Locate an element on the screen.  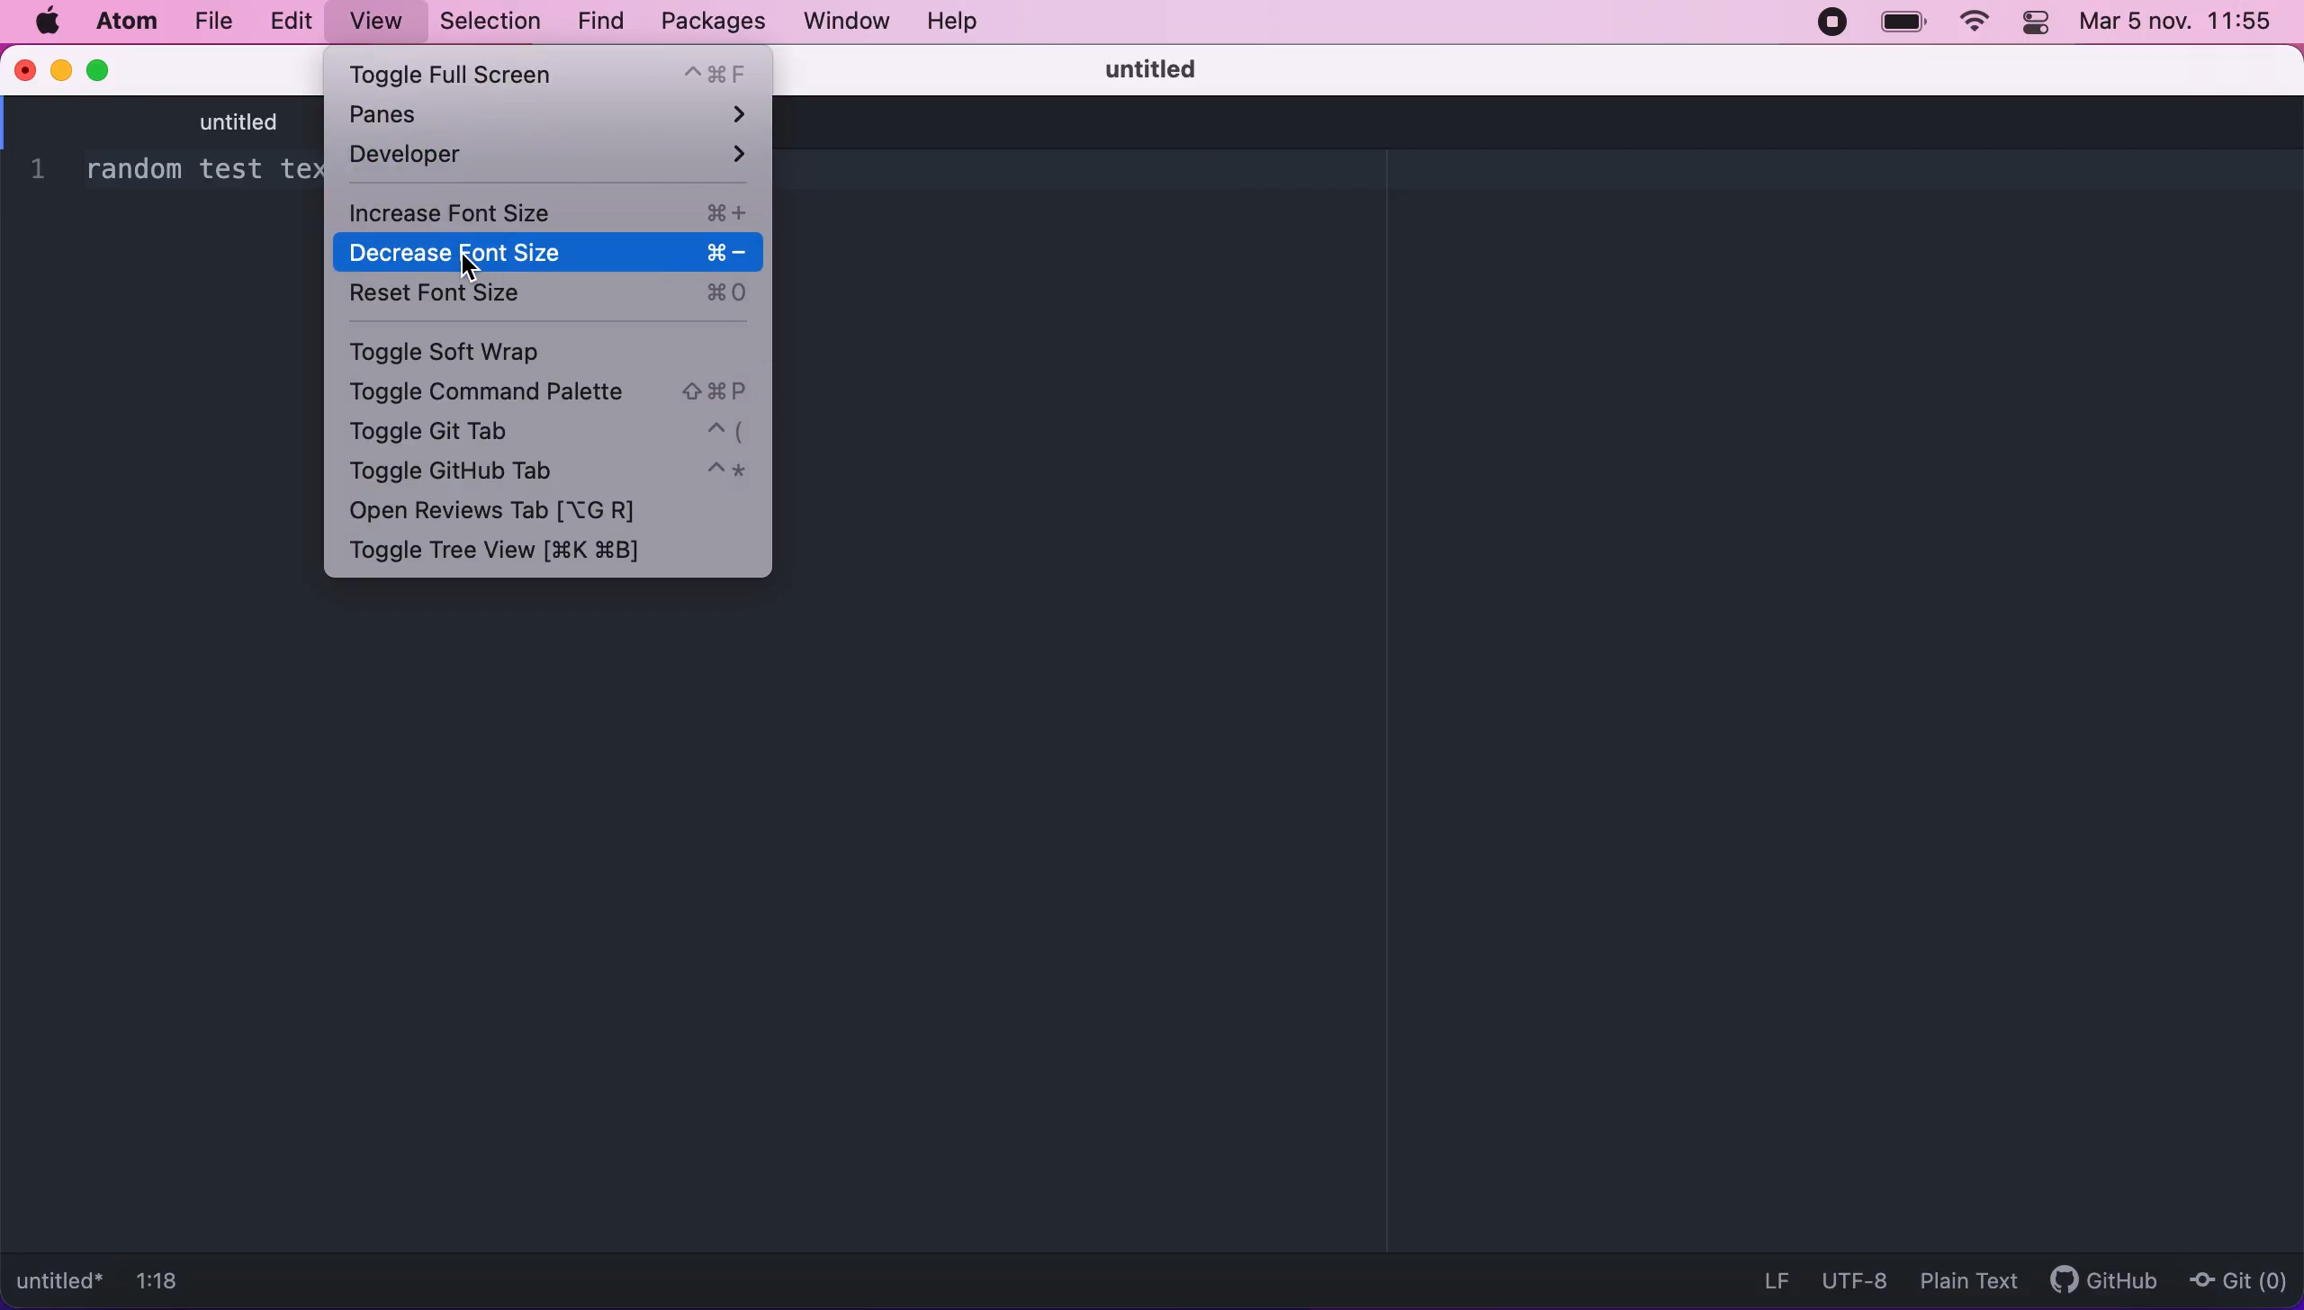
window is located at coordinates (842, 23).